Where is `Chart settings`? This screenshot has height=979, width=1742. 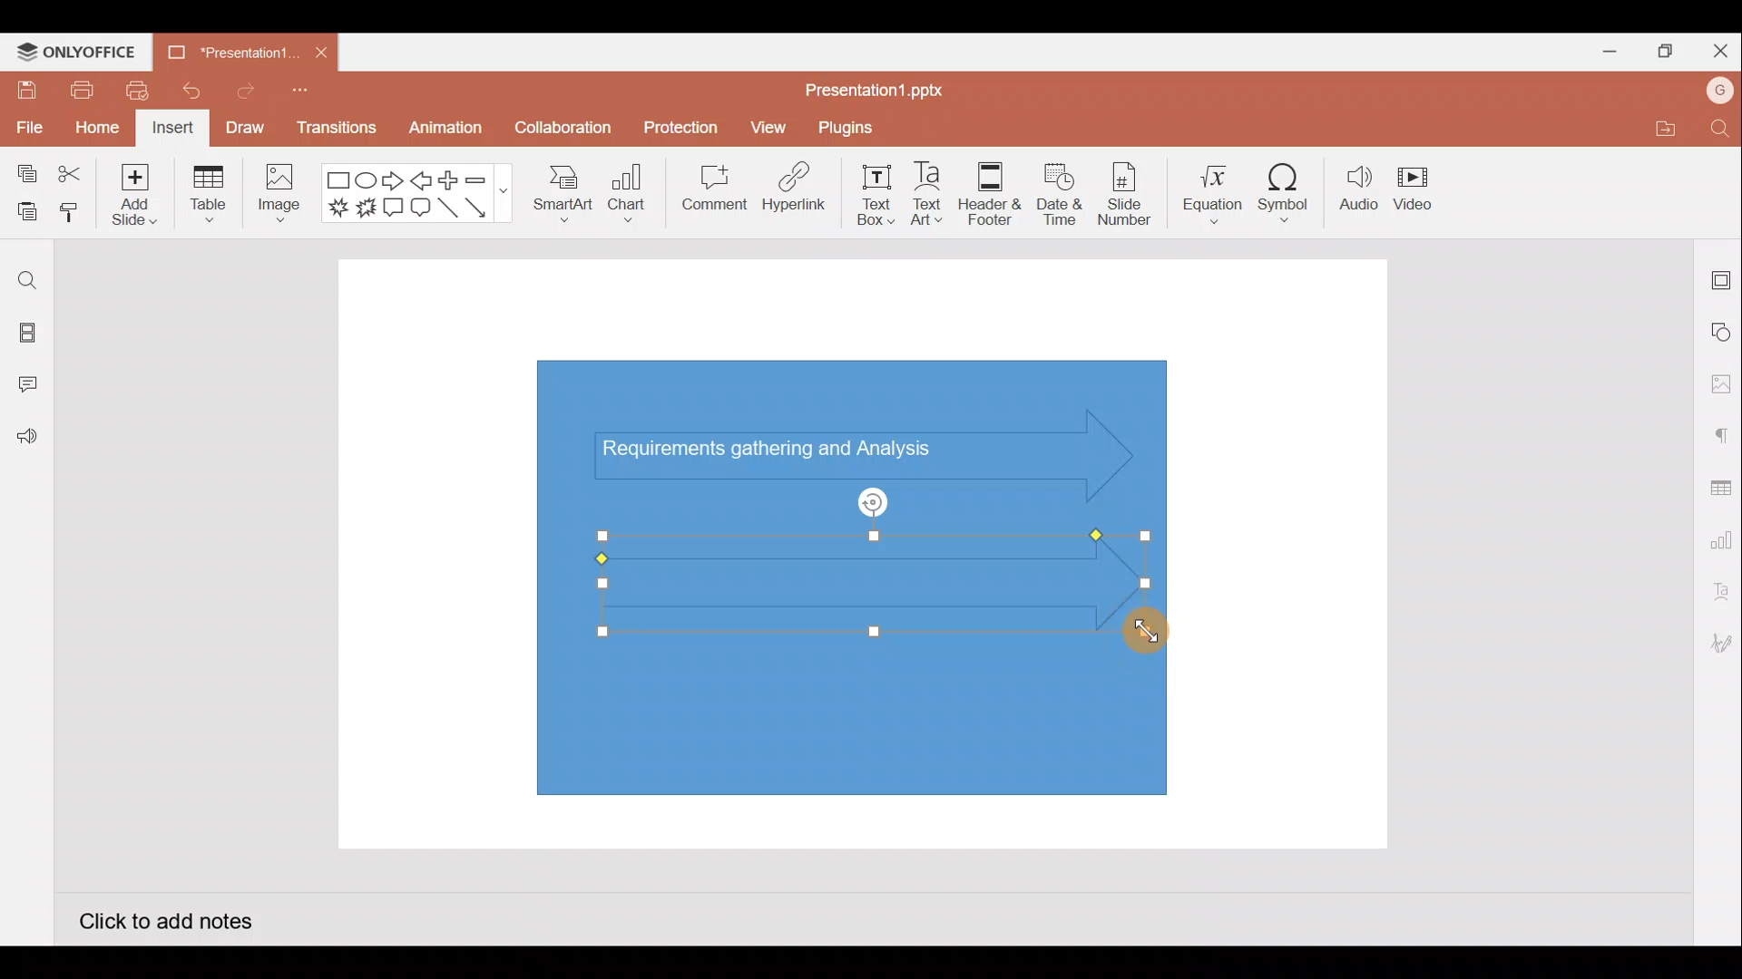
Chart settings is located at coordinates (1718, 537).